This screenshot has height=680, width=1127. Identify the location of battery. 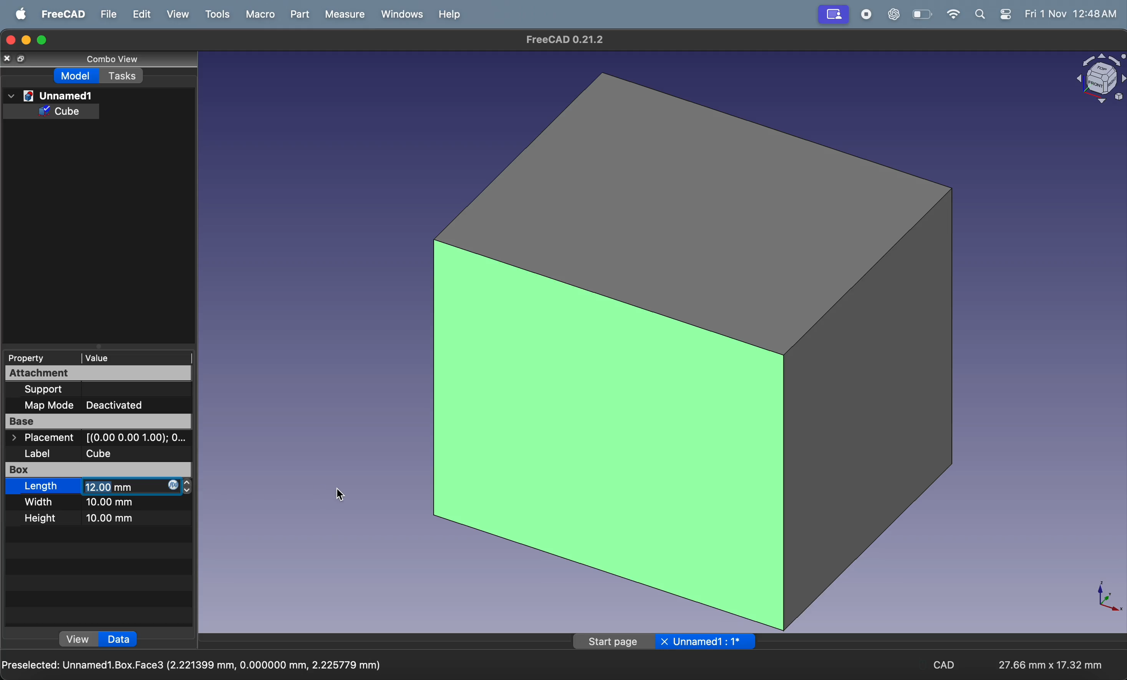
(923, 14).